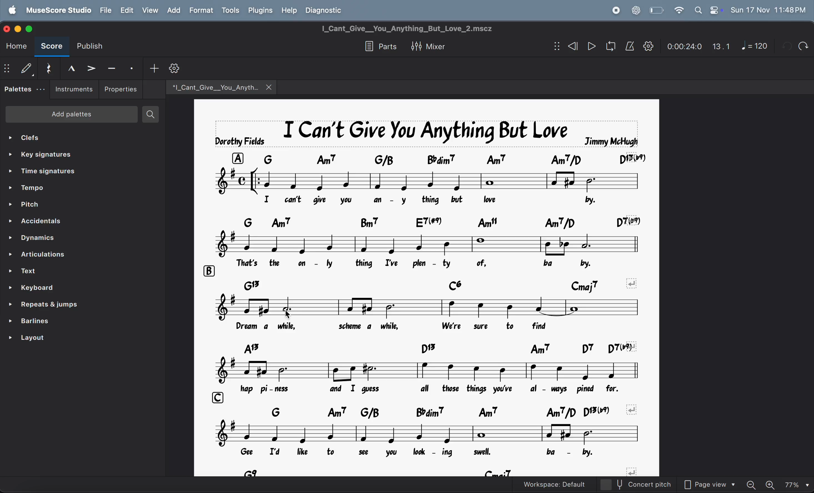  Describe the element at coordinates (25, 88) in the screenshot. I see `palettes` at that location.